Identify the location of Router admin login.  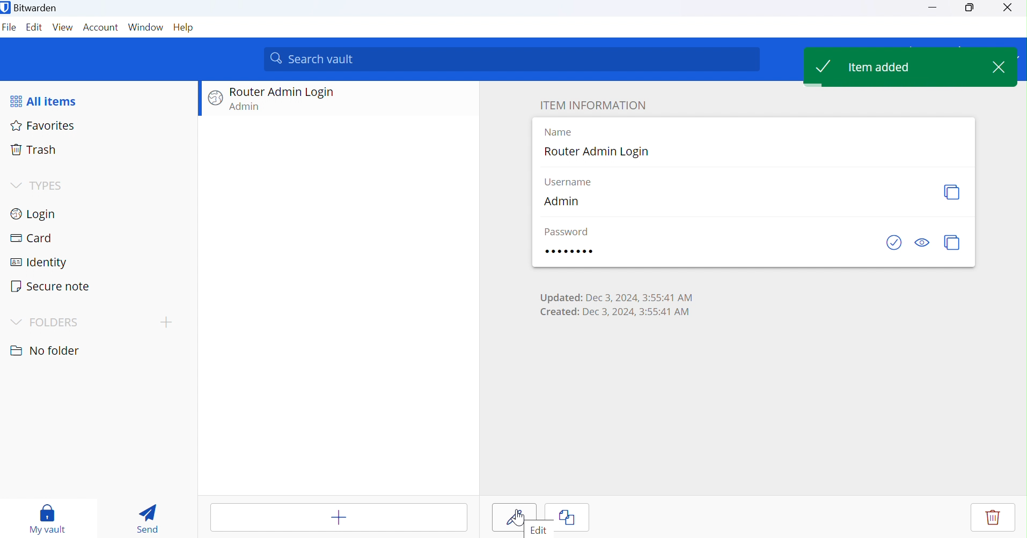
(598, 151).